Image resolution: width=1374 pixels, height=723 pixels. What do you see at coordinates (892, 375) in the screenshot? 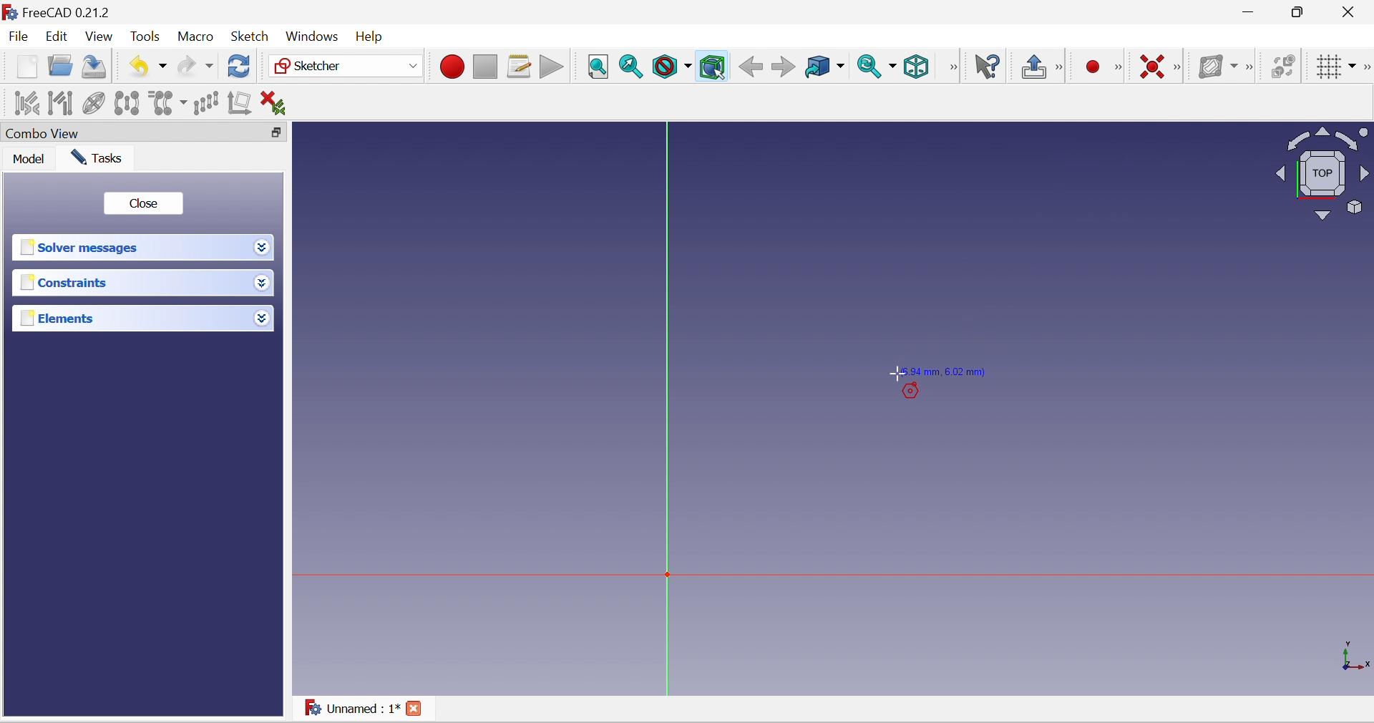
I see `Cursor` at bounding box center [892, 375].